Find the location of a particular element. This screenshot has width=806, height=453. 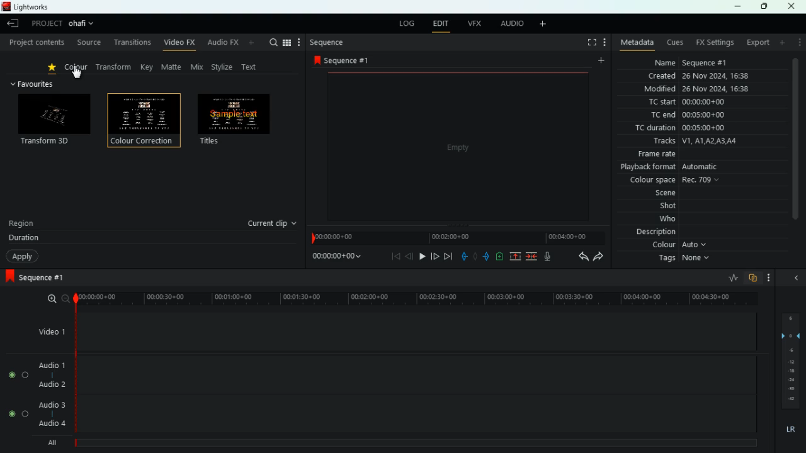

project is located at coordinates (44, 24).